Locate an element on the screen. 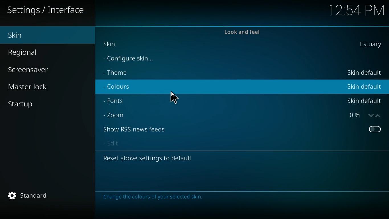  message is located at coordinates (154, 198).